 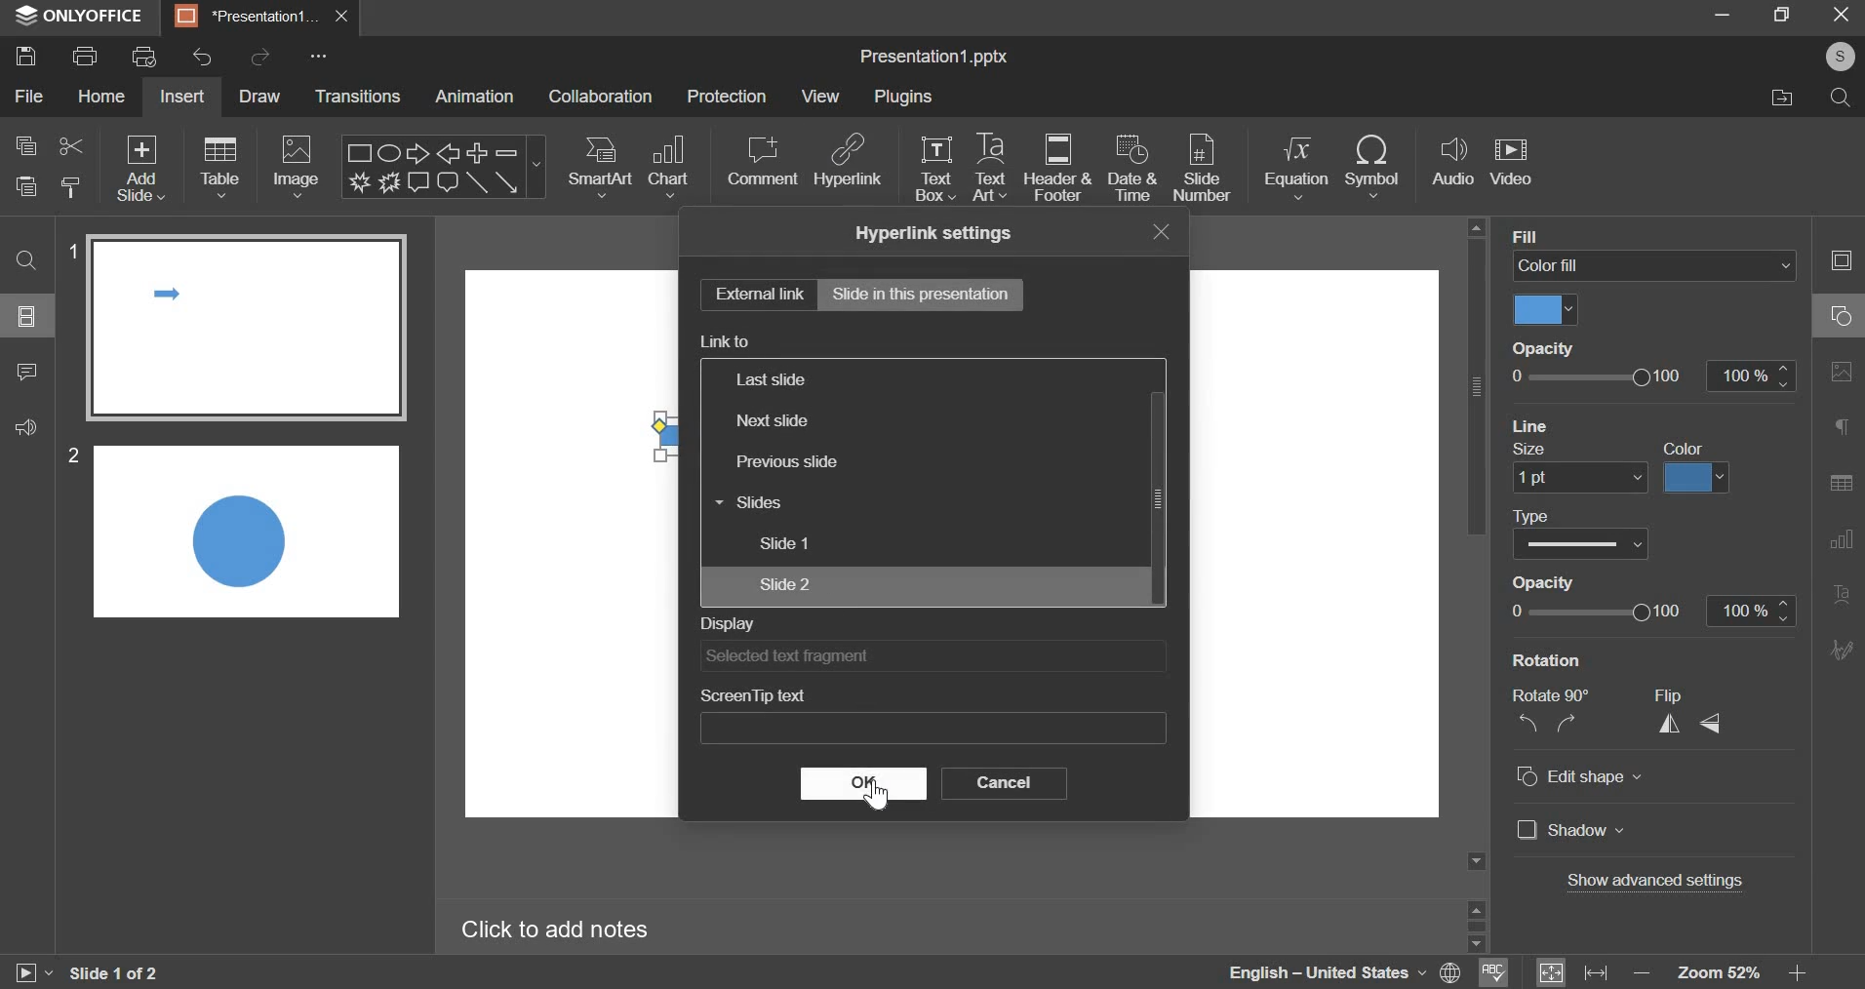 What do you see at coordinates (1726, 14) in the screenshot?
I see `minimize` at bounding box center [1726, 14].